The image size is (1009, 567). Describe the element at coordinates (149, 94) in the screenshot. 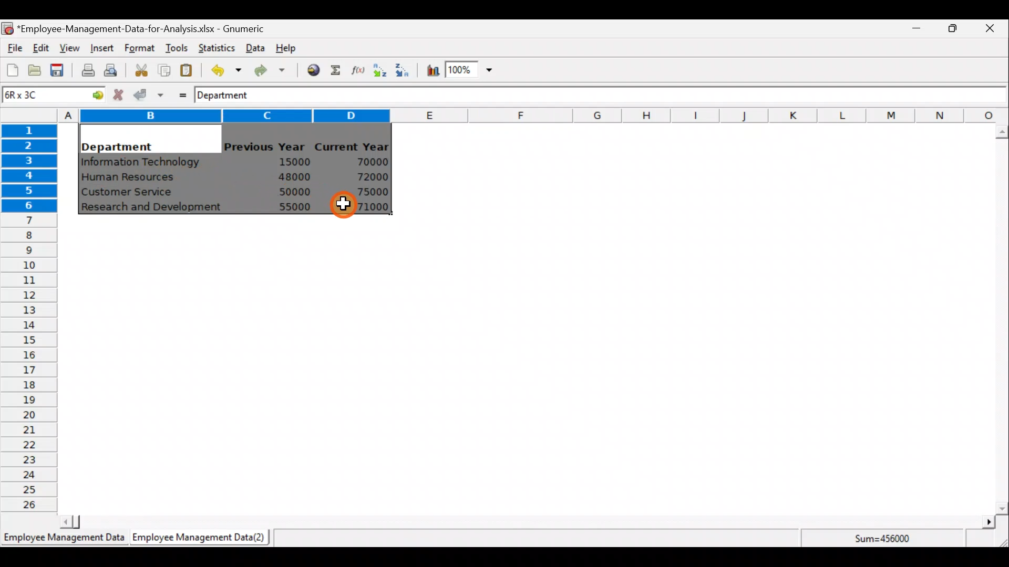

I see `Accept change` at that location.